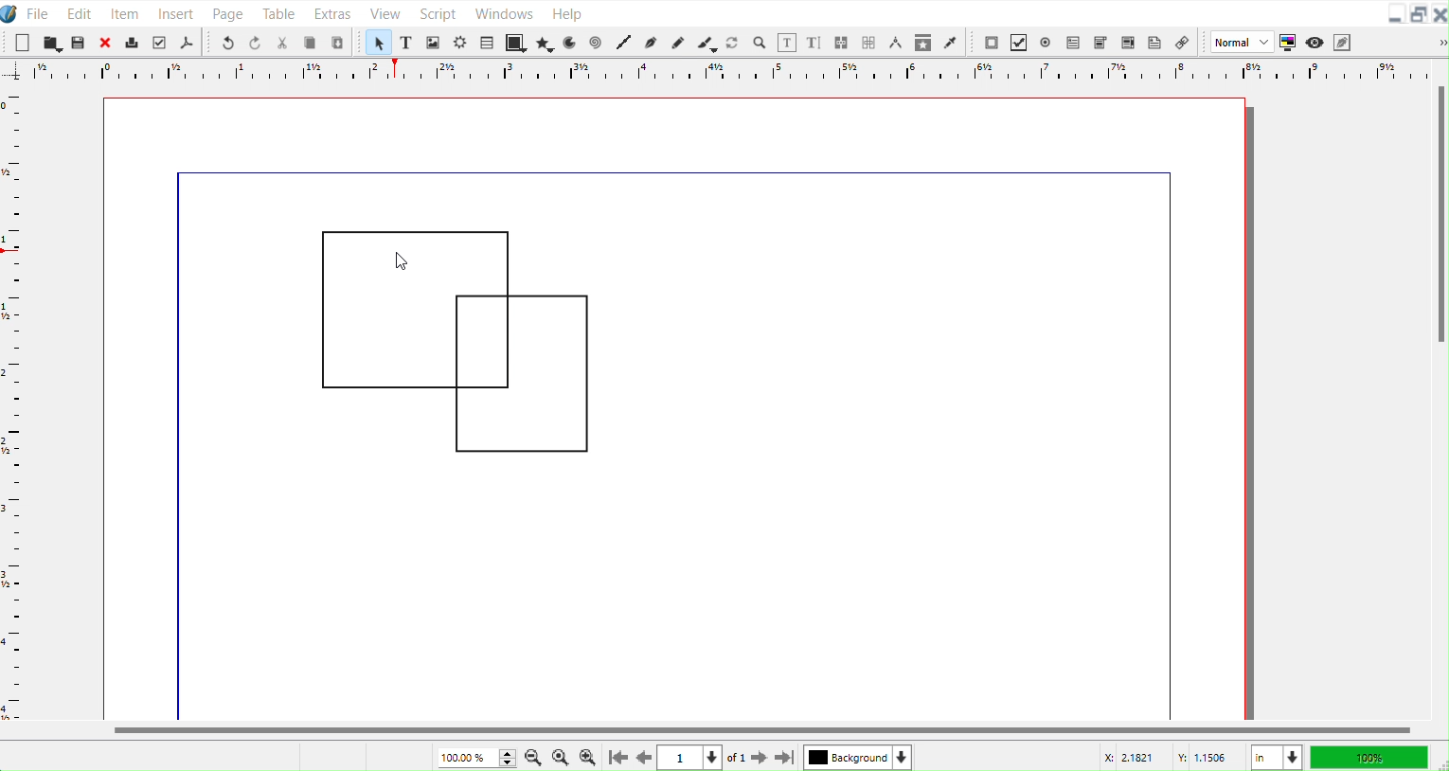 The image size is (1449, 771). Describe the element at coordinates (589, 758) in the screenshot. I see `Zoom In` at that location.